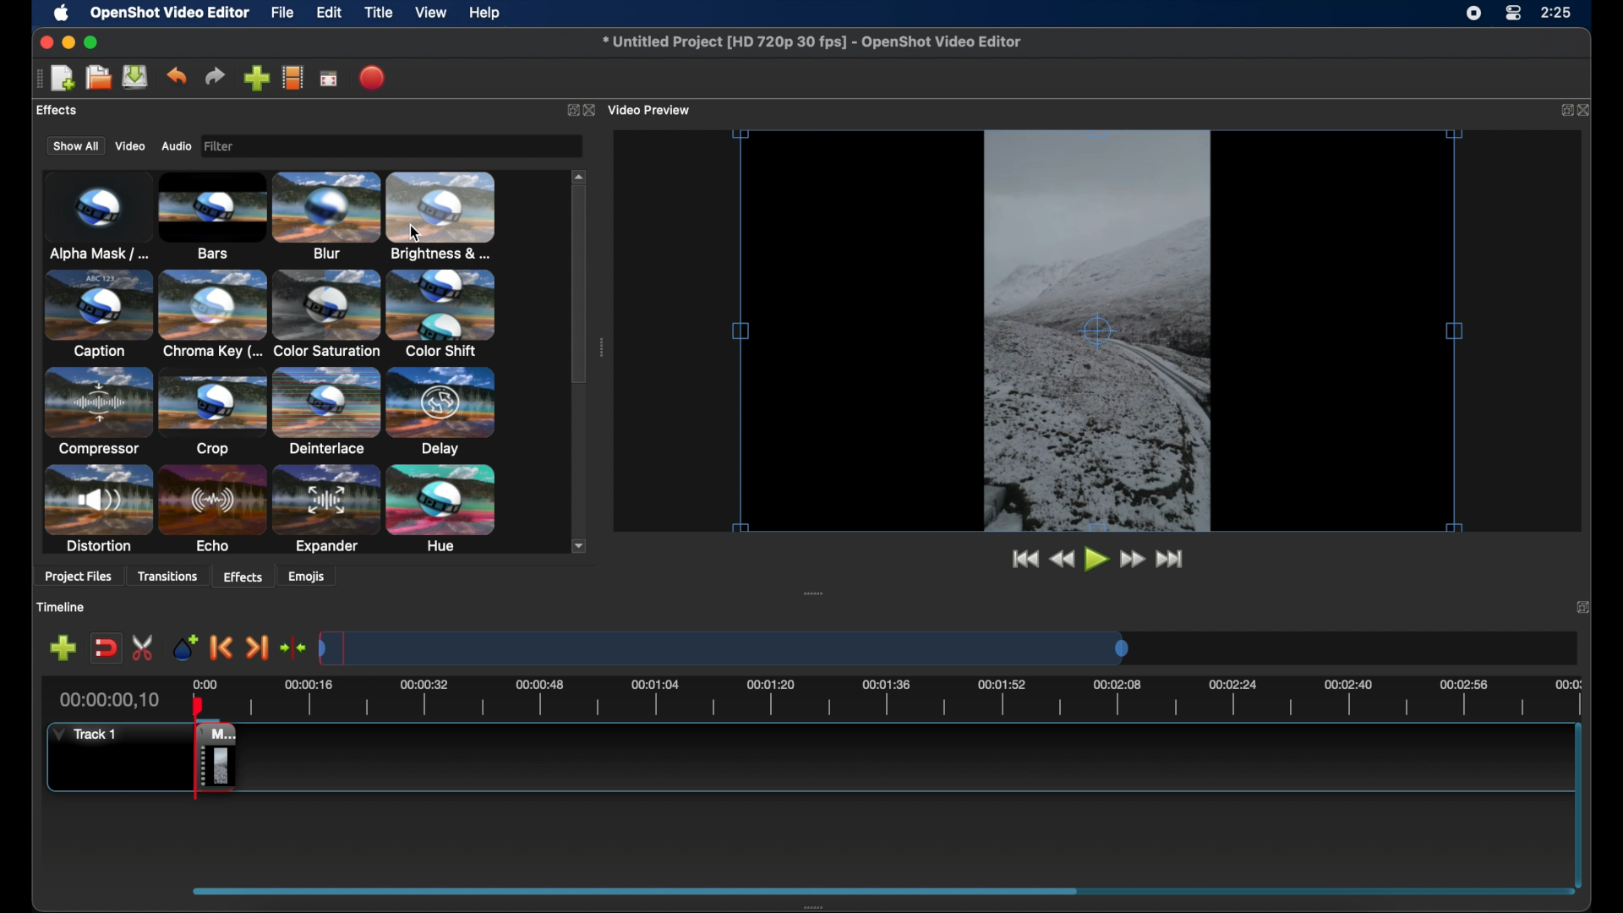  What do you see at coordinates (1096, 331) in the screenshot?
I see `video preview` at bounding box center [1096, 331].